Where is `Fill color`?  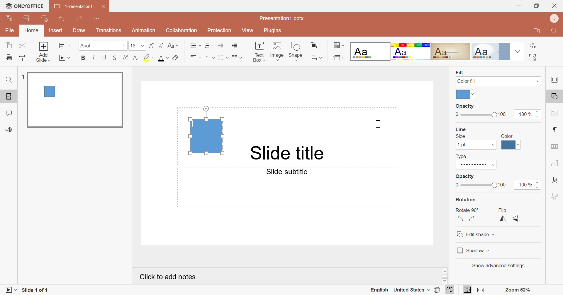 Fill color is located at coordinates (175, 58).